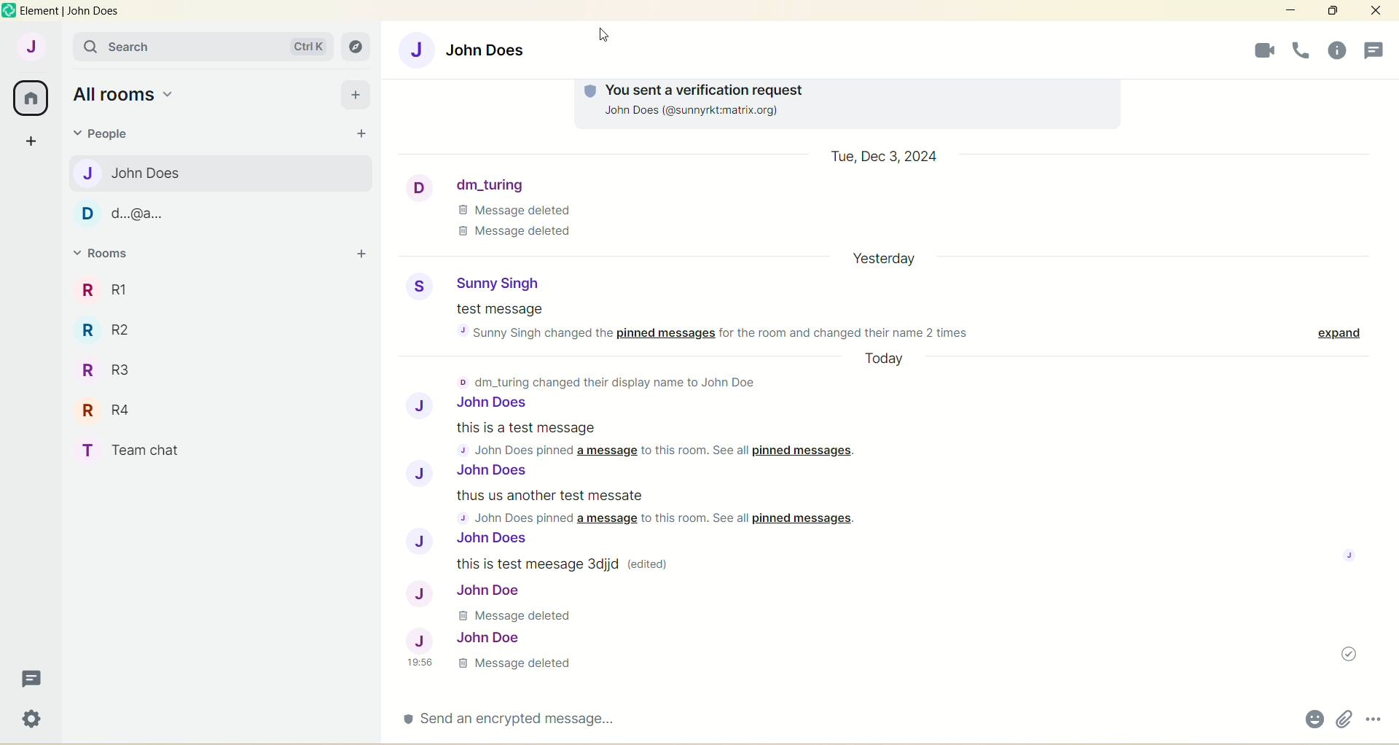 Image resolution: width=1399 pixels, height=745 pixels. I want to click on add, so click(360, 255).